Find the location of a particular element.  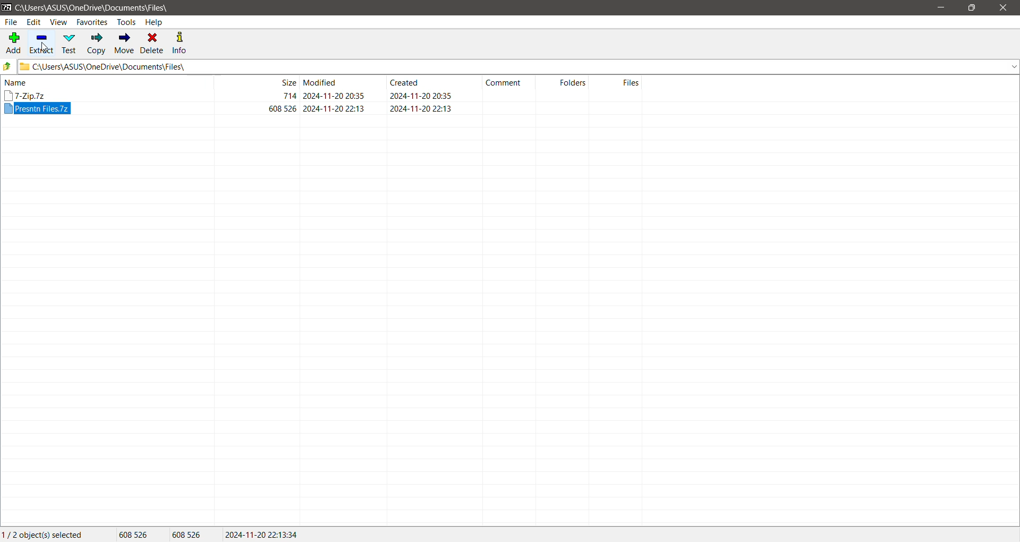

Edit is located at coordinates (34, 22).